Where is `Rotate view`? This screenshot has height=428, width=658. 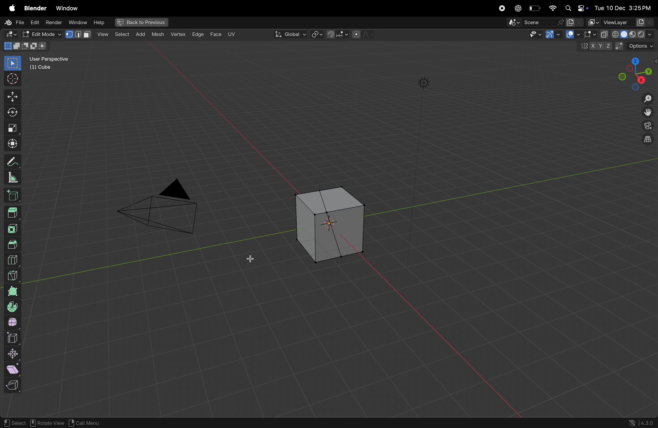 Rotate view is located at coordinates (48, 423).